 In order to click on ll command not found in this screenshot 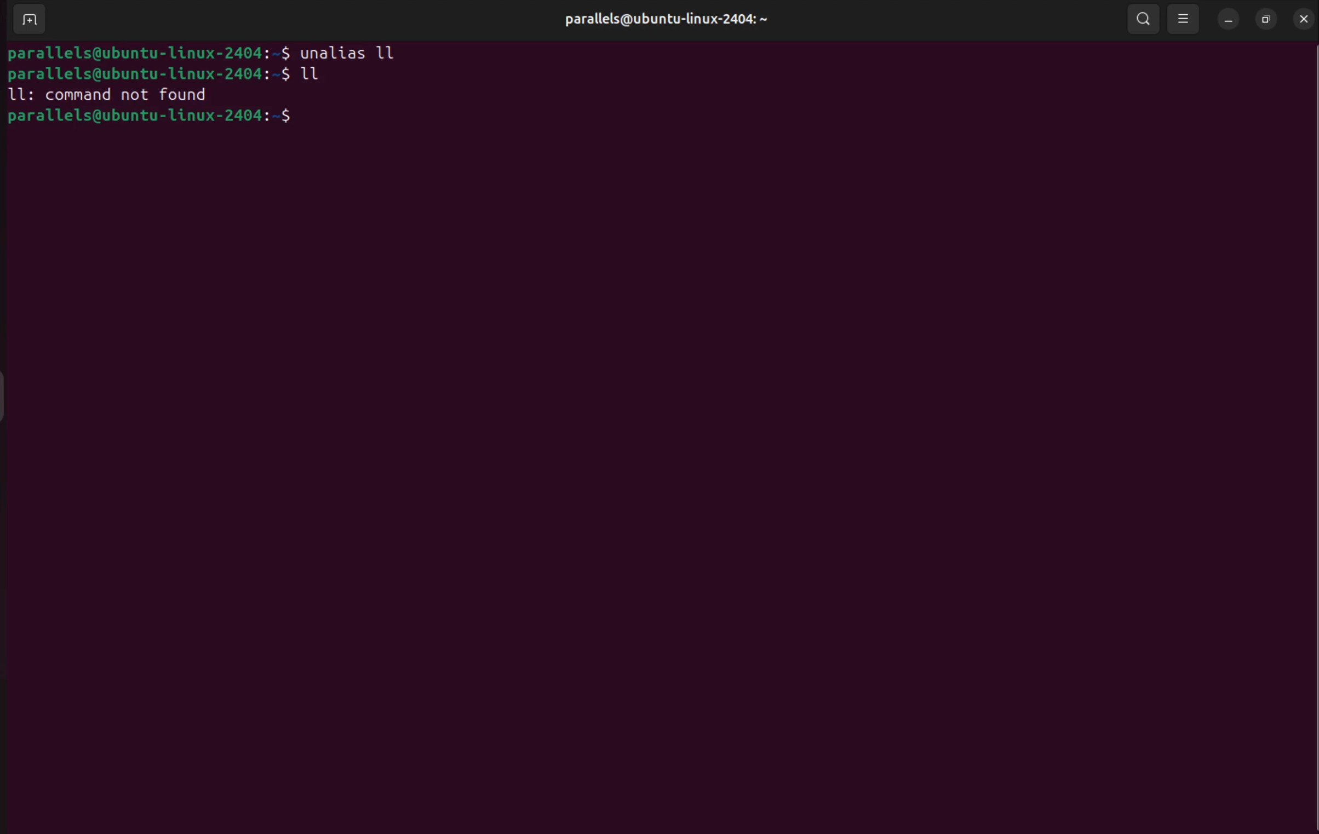, I will do `click(115, 95)`.